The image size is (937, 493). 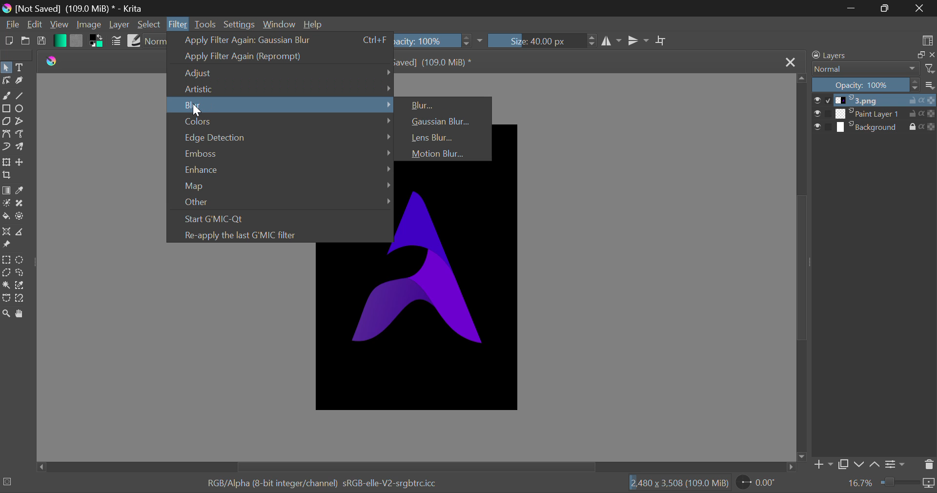 What do you see at coordinates (20, 218) in the screenshot?
I see `Enclose and Fill` at bounding box center [20, 218].